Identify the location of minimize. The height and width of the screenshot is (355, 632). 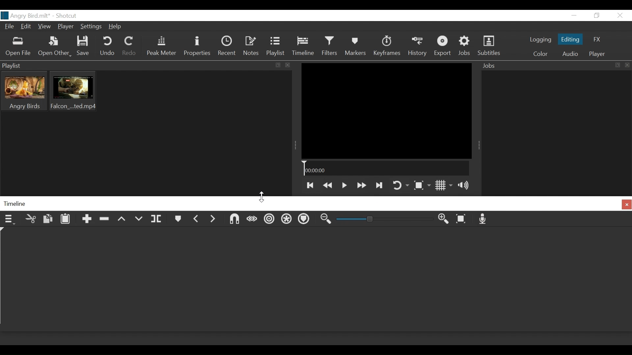
(574, 15).